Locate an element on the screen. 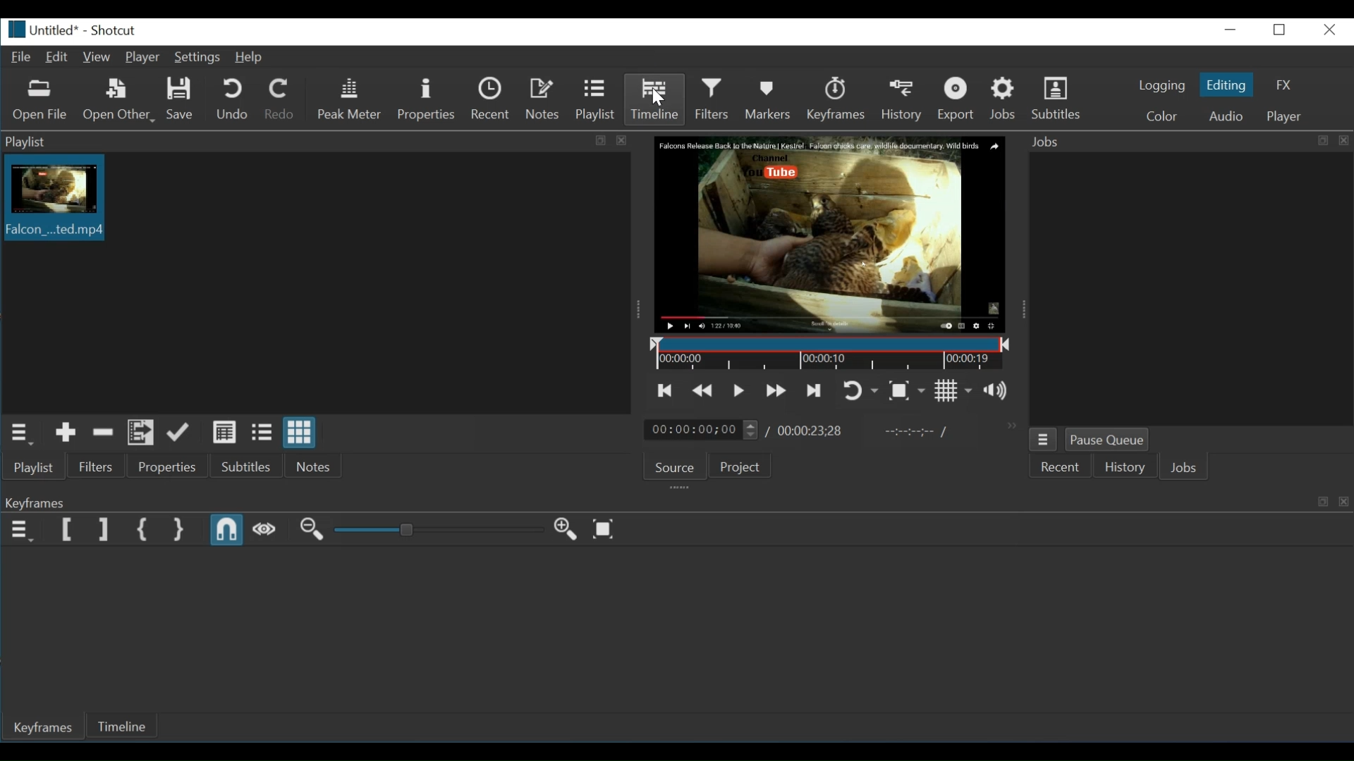 The height and width of the screenshot is (761, 1354). Zoom in Keyframe is located at coordinates (569, 529).